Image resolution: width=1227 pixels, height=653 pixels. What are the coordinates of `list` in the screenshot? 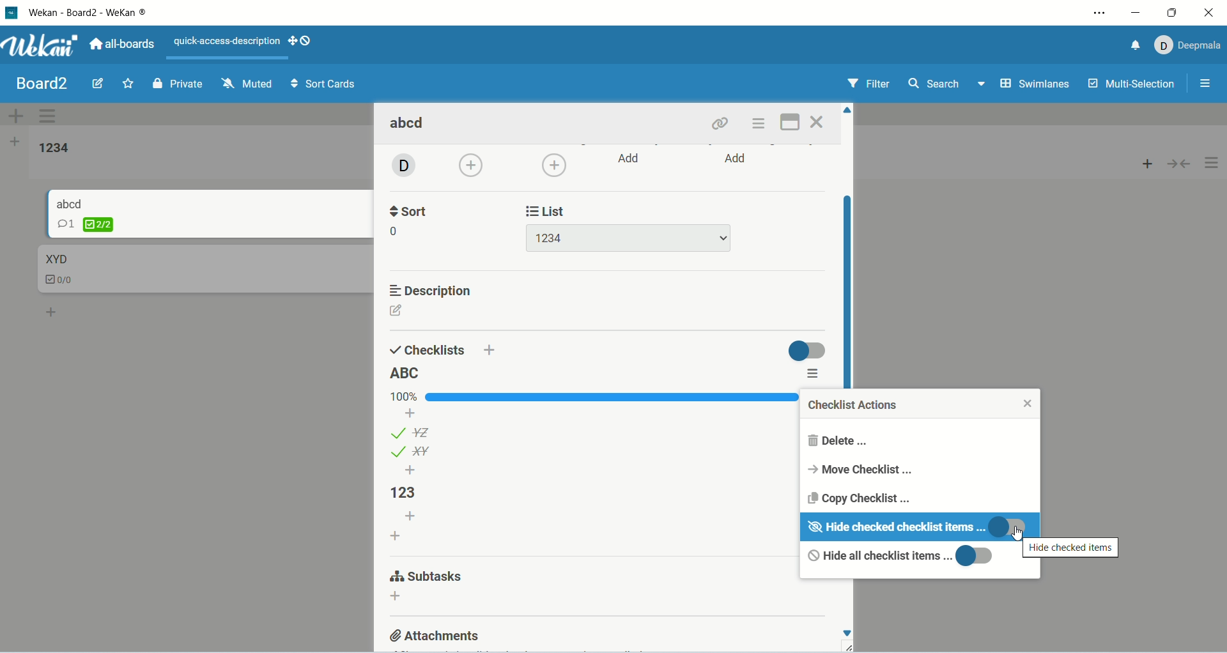 It's located at (628, 238).